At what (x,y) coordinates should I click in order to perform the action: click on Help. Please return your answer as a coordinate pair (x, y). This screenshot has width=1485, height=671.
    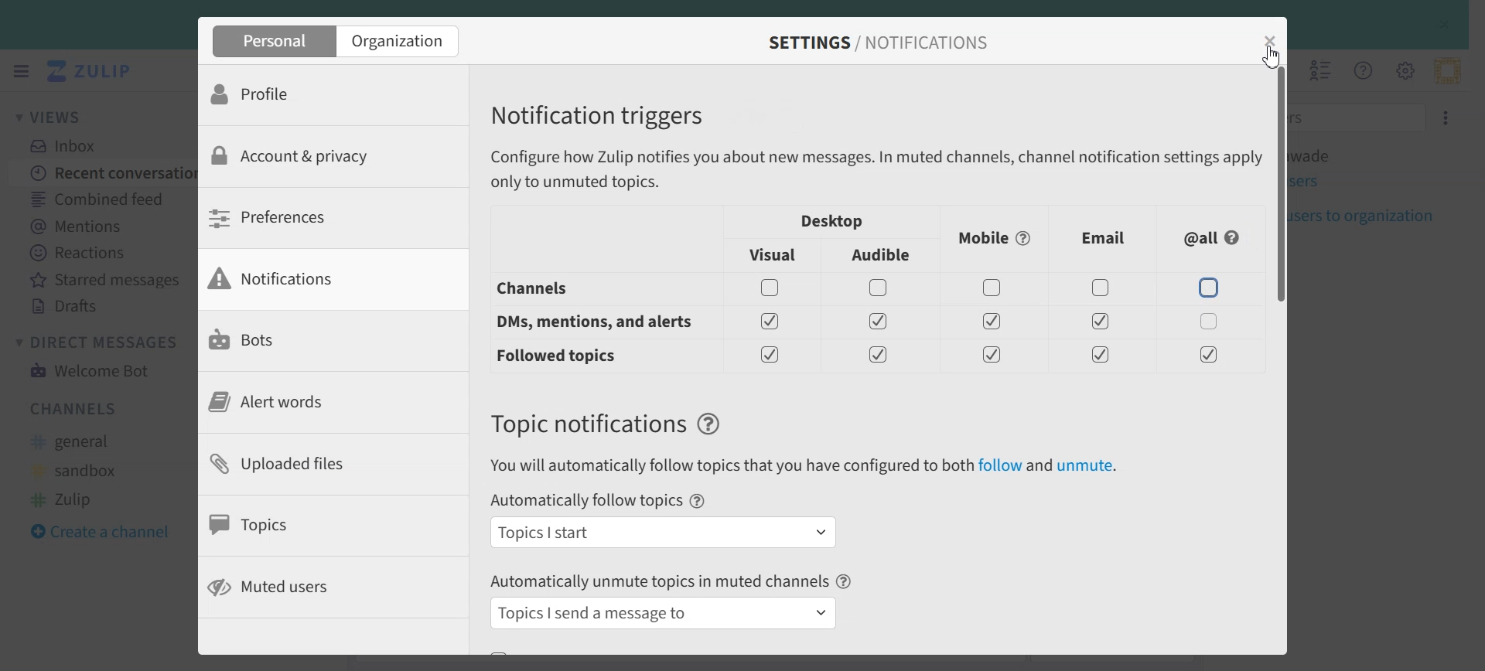
    Looking at the image, I should click on (845, 581).